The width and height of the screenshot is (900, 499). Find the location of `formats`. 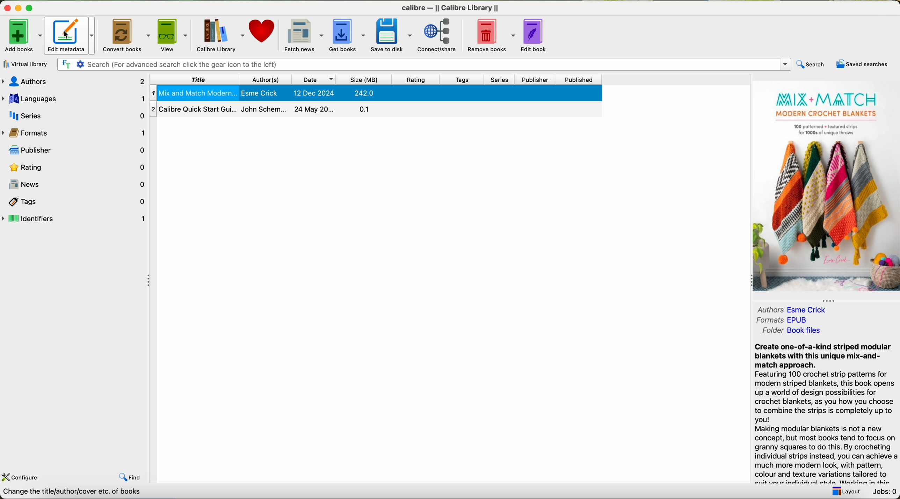

formats is located at coordinates (74, 133).